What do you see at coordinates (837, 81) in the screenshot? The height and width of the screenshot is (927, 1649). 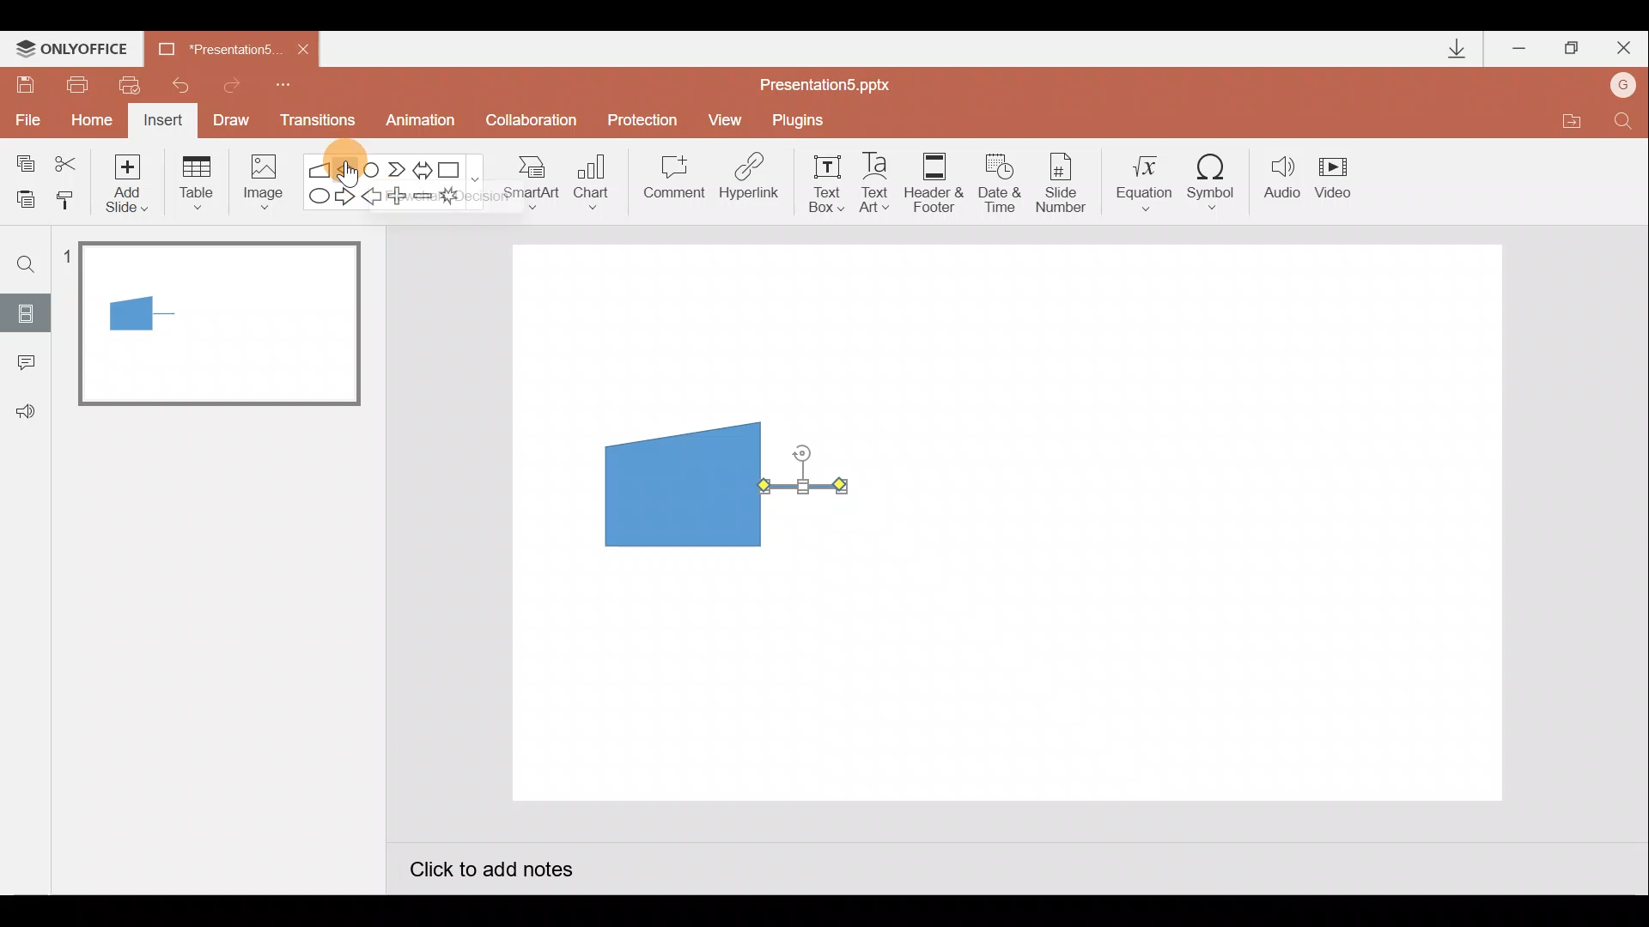 I see `Presentation5.pptx` at bounding box center [837, 81].